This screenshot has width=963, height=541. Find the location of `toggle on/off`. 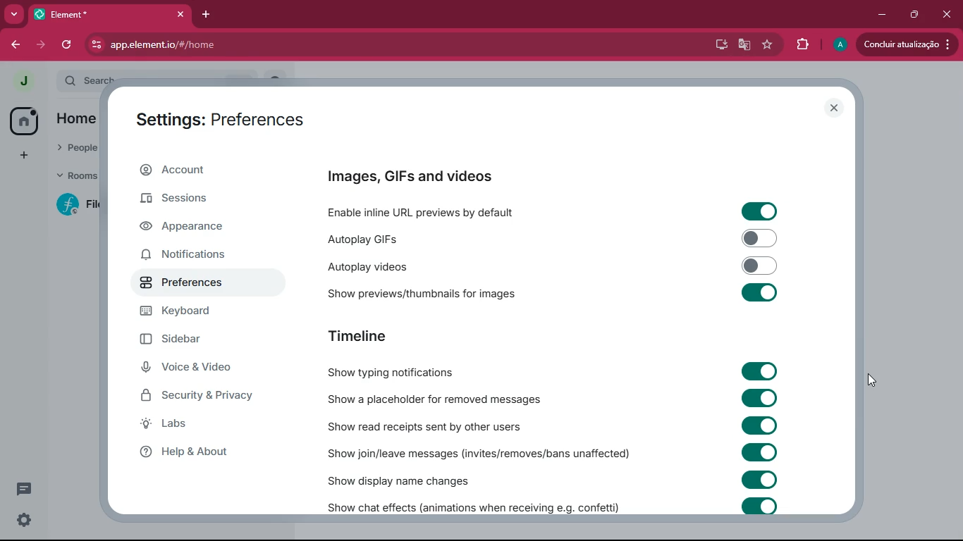

toggle on/off is located at coordinates (761, 479).